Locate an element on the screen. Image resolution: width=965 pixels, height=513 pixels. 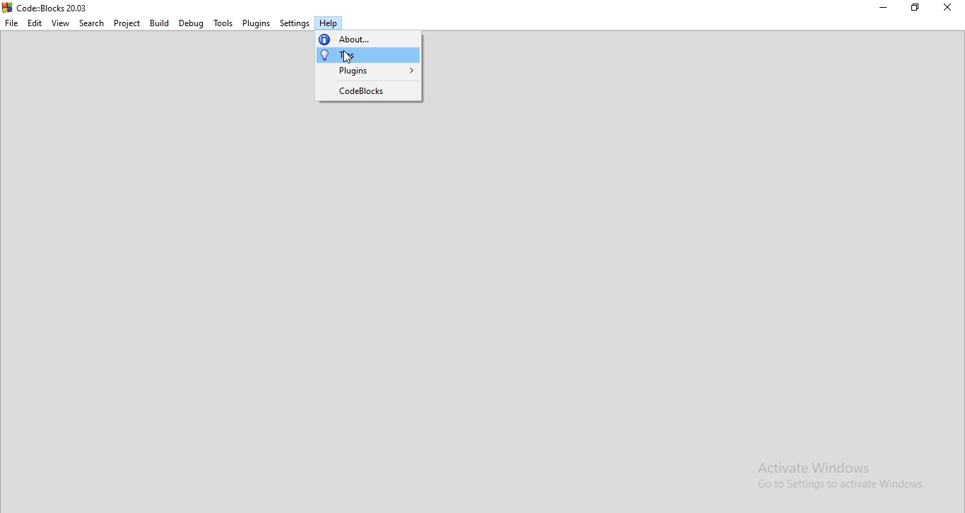
plugins is located at coordinates (368, 72).